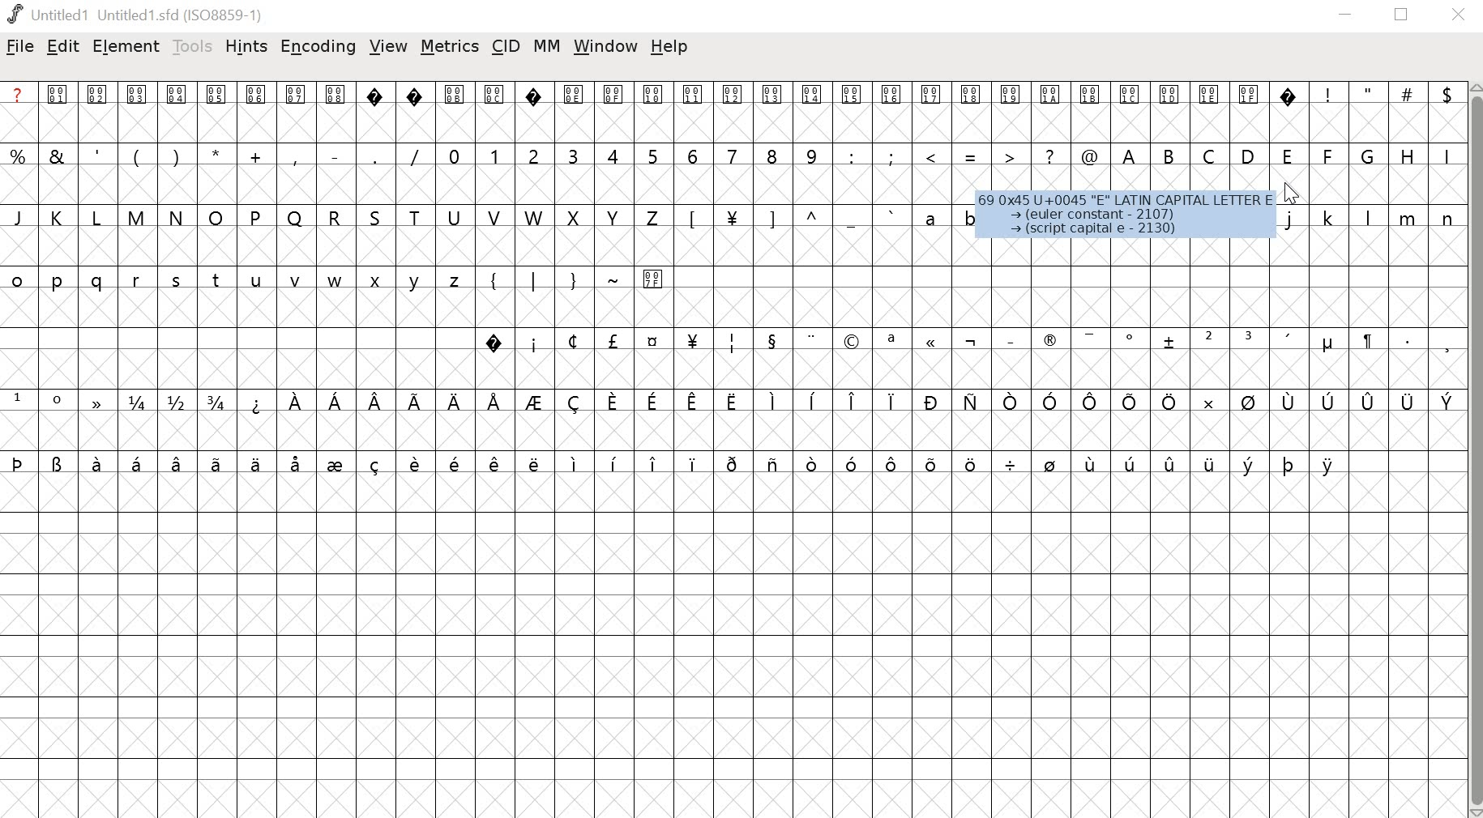  I want to click on metrics, so click(450, 49).